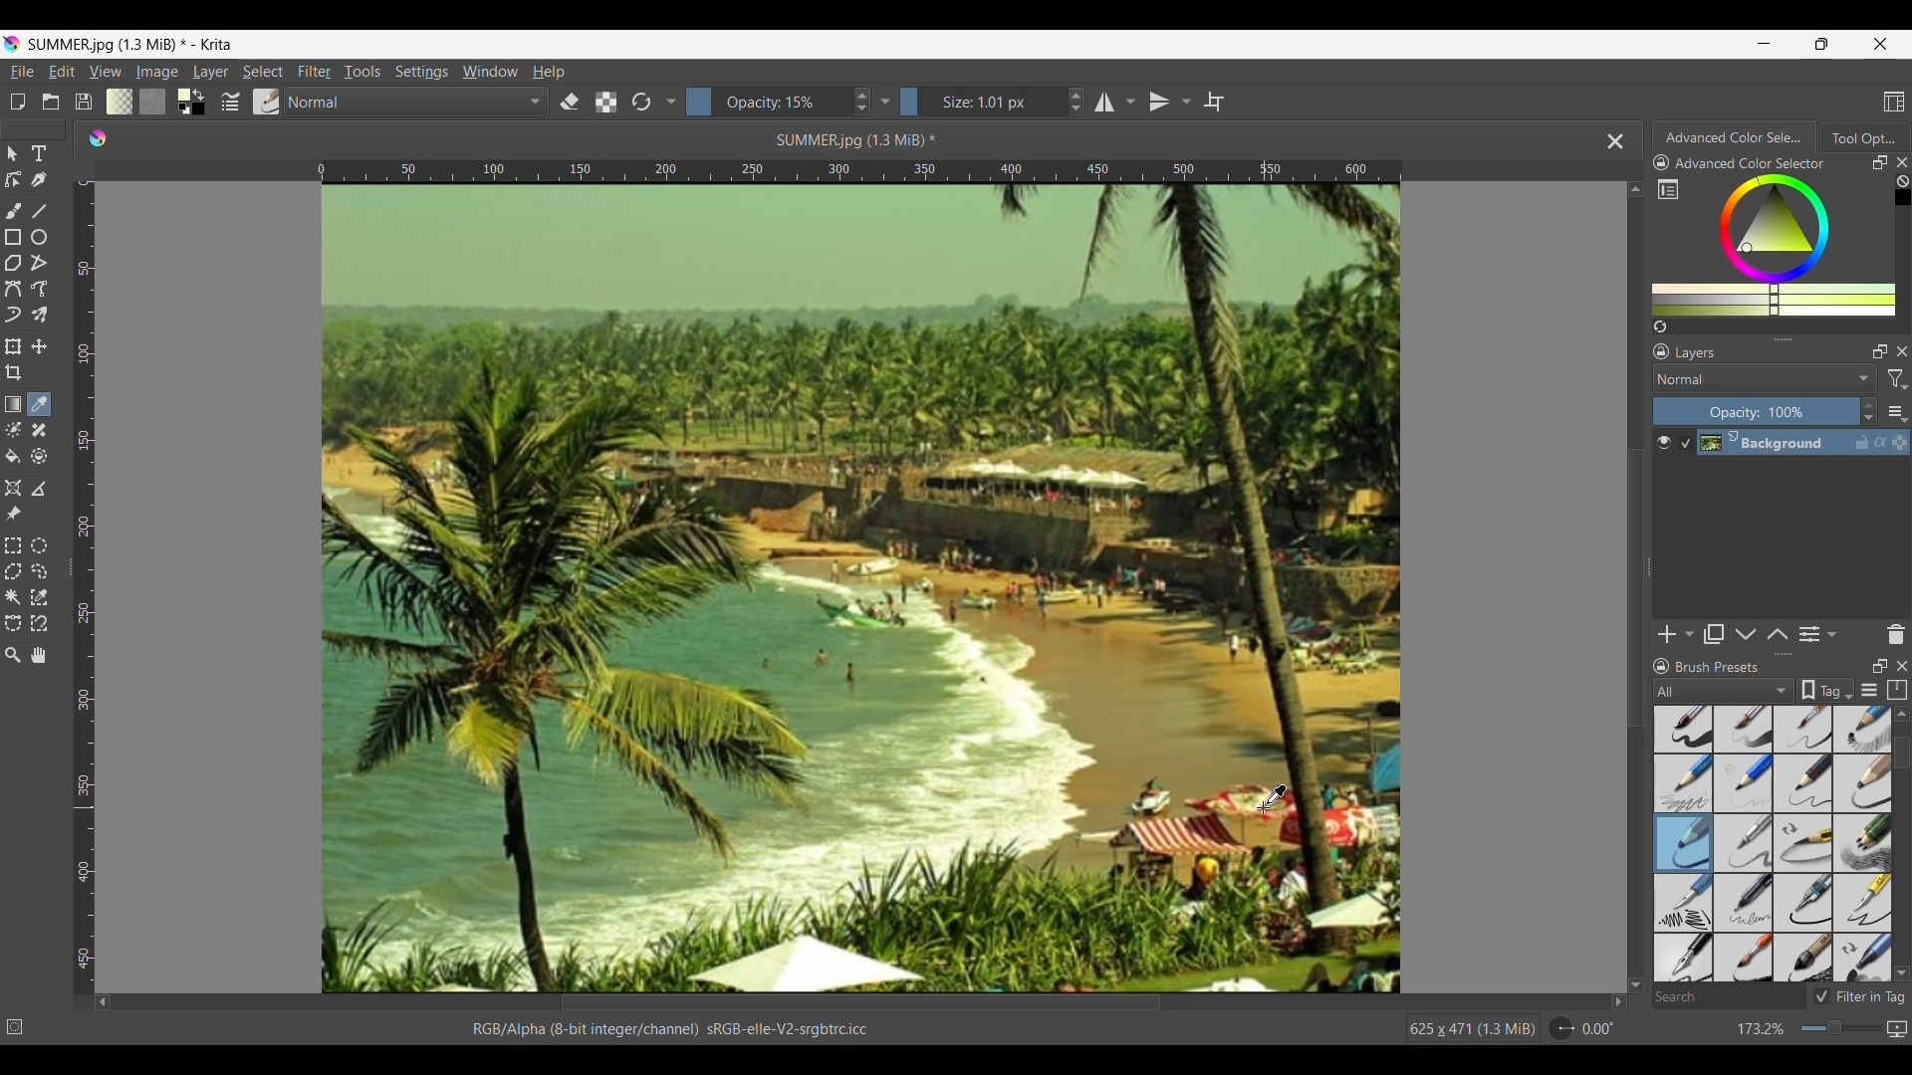  I want to click on Increase/Decrease Opacity, so click(860, 102).